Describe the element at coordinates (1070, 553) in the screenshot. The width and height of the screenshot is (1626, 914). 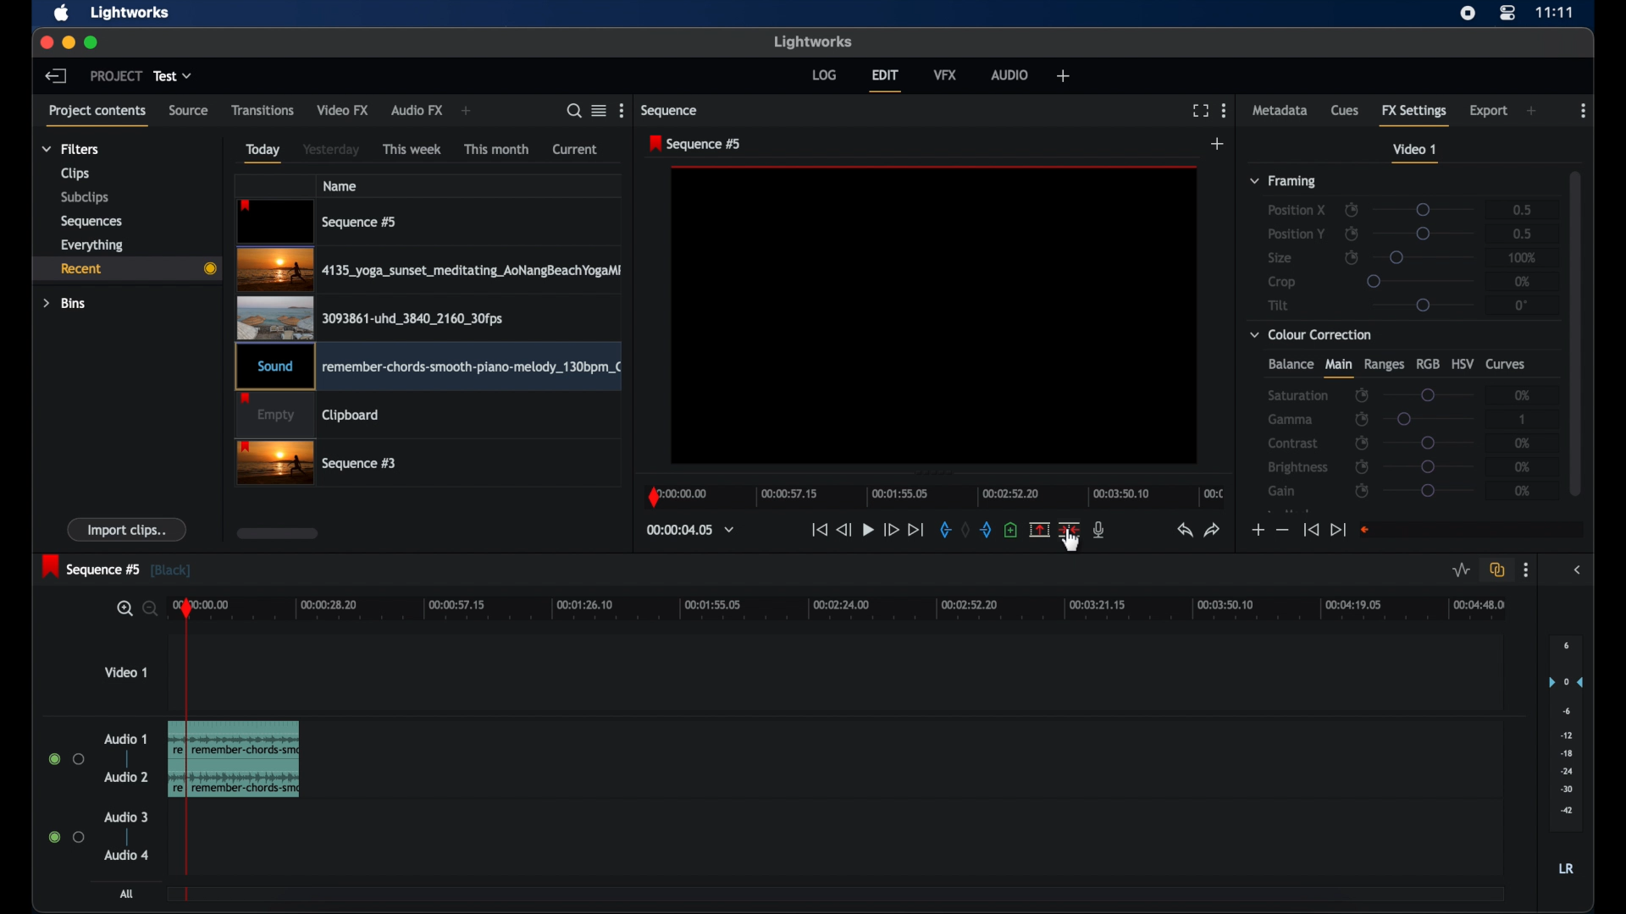
I see `cursor` at that location.